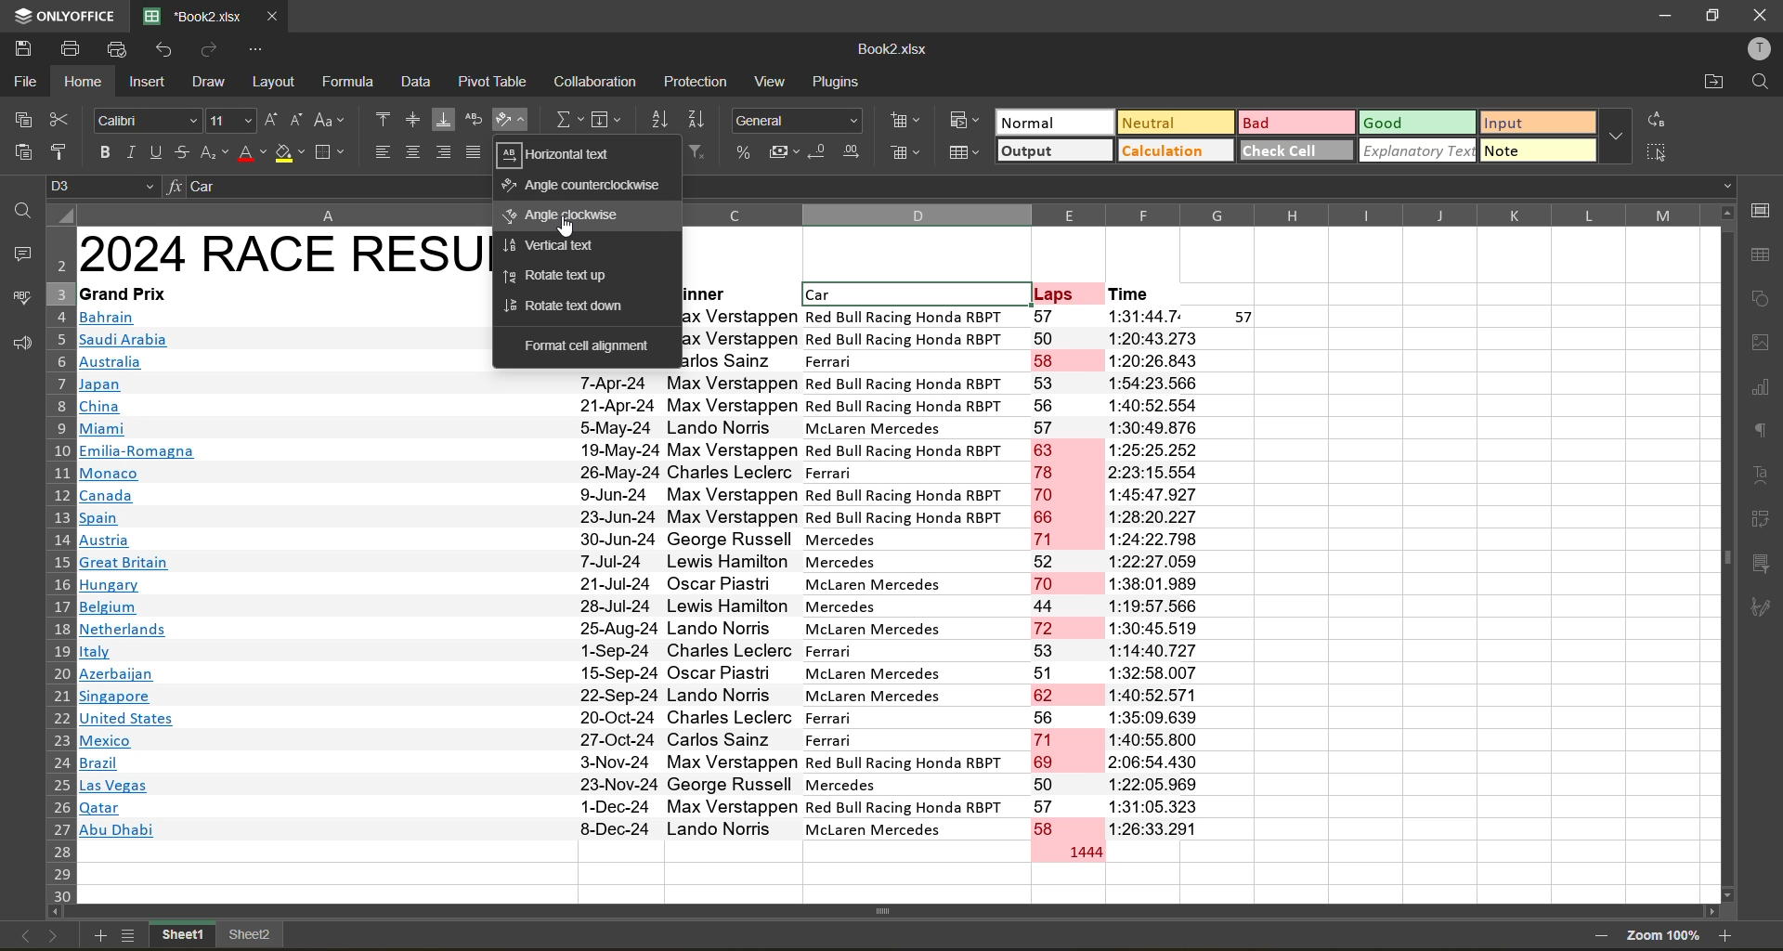  Describe the element at coordinates (67, 15) in the screenshot. I see `app name` at that location.